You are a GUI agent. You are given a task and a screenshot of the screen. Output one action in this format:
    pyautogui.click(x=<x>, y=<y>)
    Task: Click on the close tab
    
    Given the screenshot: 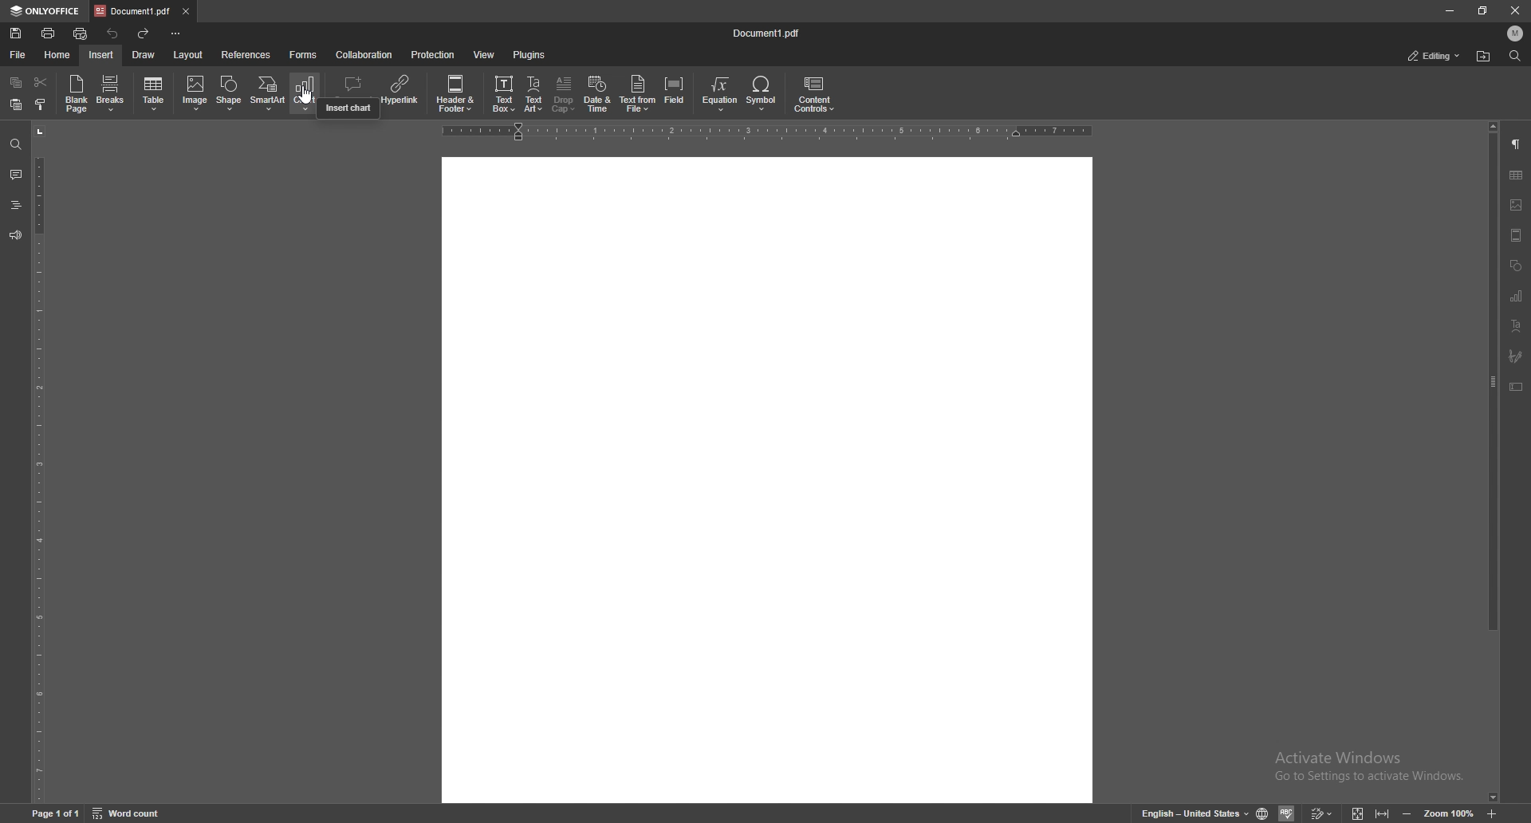 What is the action you would take?
    pyautogui.click(x=187, y=11)
    